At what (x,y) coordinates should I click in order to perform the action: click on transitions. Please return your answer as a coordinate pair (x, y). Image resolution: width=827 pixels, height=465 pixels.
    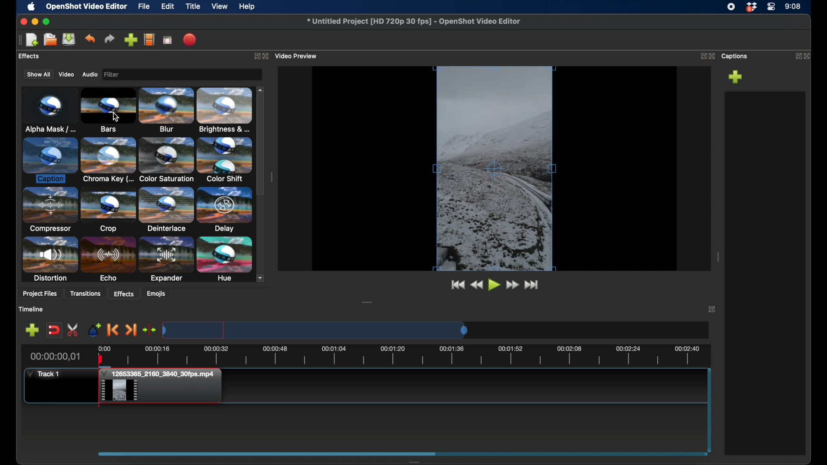
    Looking at the image, I should click on (86, 293).